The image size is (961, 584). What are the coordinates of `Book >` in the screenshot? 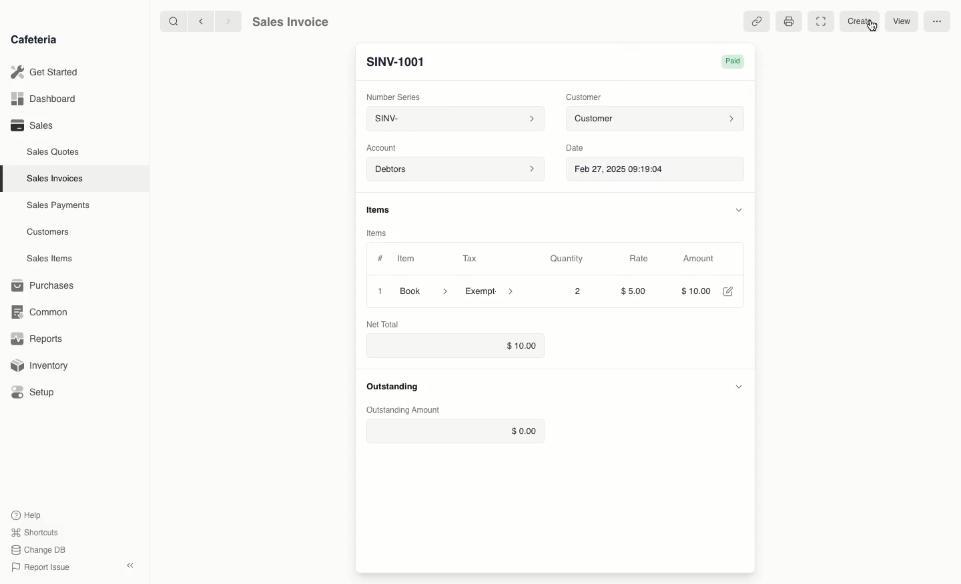 It's located at (425, 290).